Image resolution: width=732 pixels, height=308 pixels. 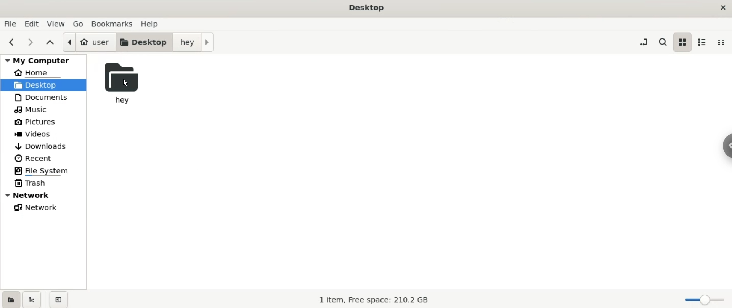 I want to click on 1 item, Free space: 210.2 GB, so click(x=374, y=299).